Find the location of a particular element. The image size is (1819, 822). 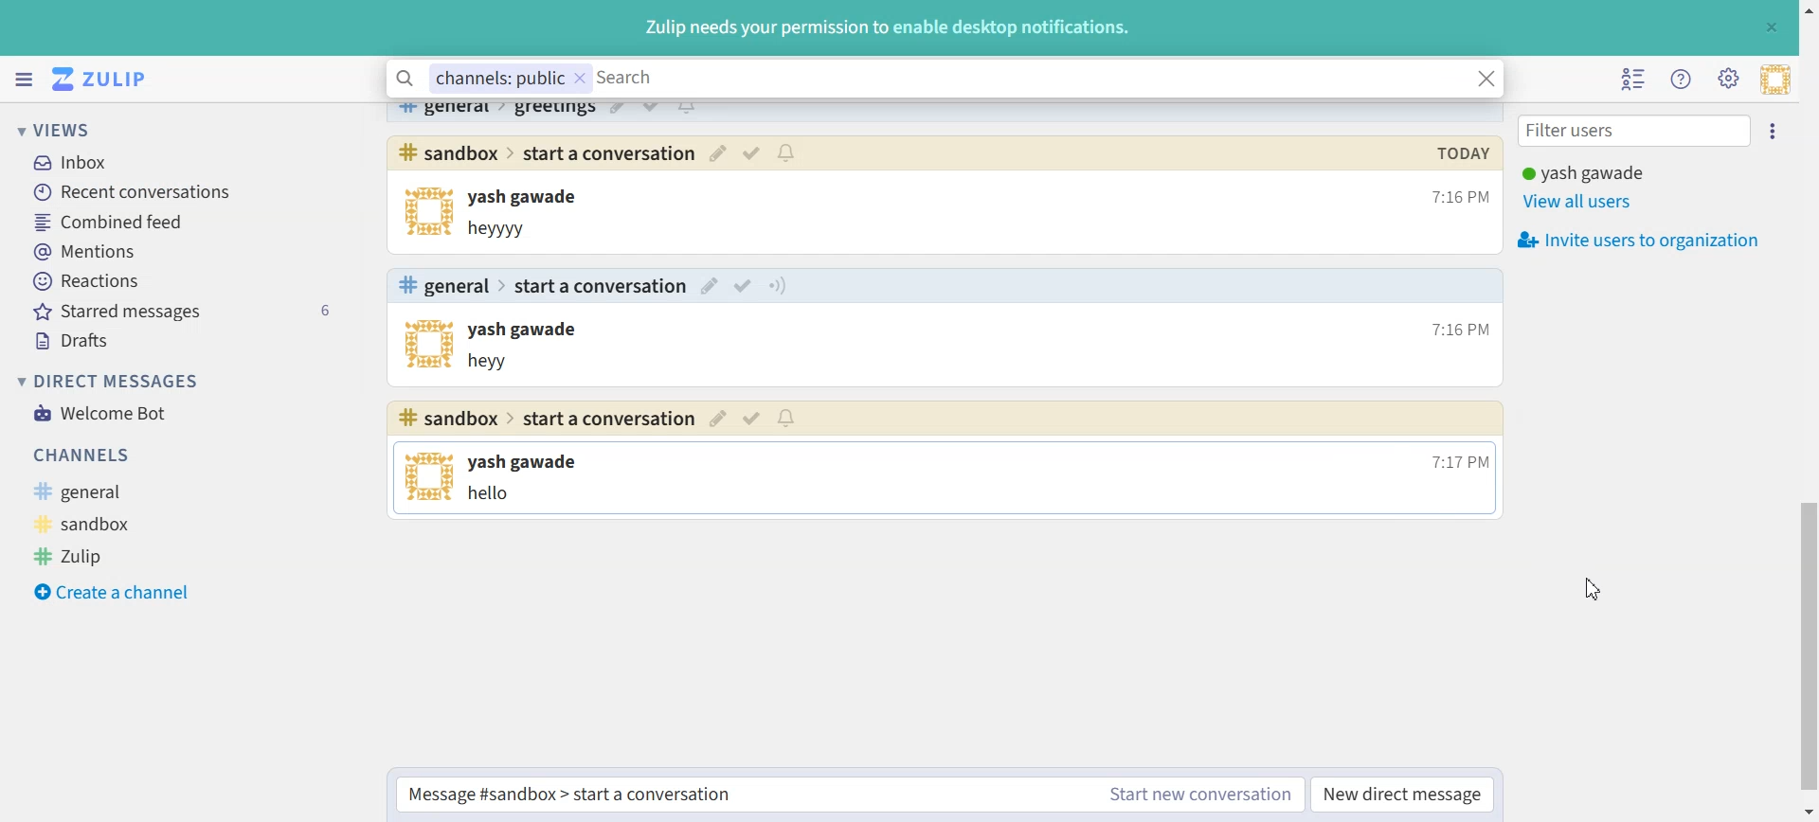

Welcome Bot is located at coordinates (100, 412).